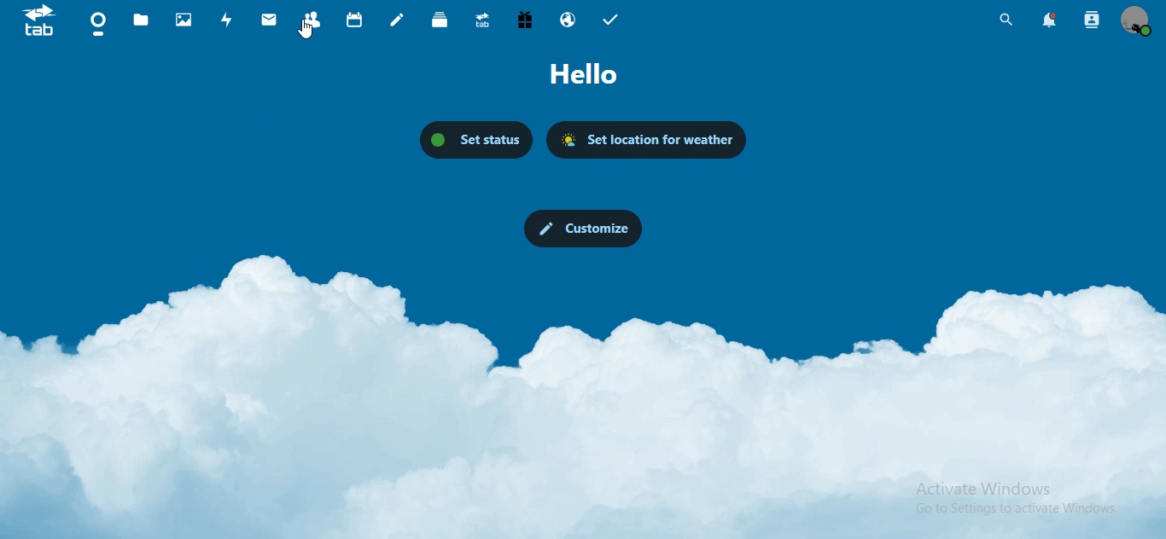  I want to click on customize, so click(584, 229).